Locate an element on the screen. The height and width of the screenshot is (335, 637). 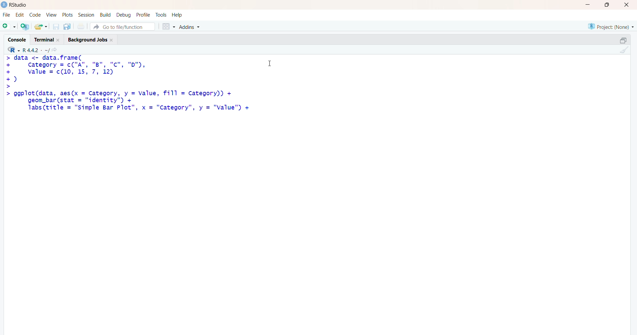
selected project - none is located at coordinates (612, 26).